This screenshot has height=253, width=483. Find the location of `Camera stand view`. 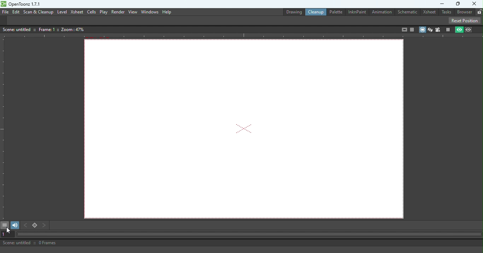

Camera stand view is located at coordinates (422, 29).